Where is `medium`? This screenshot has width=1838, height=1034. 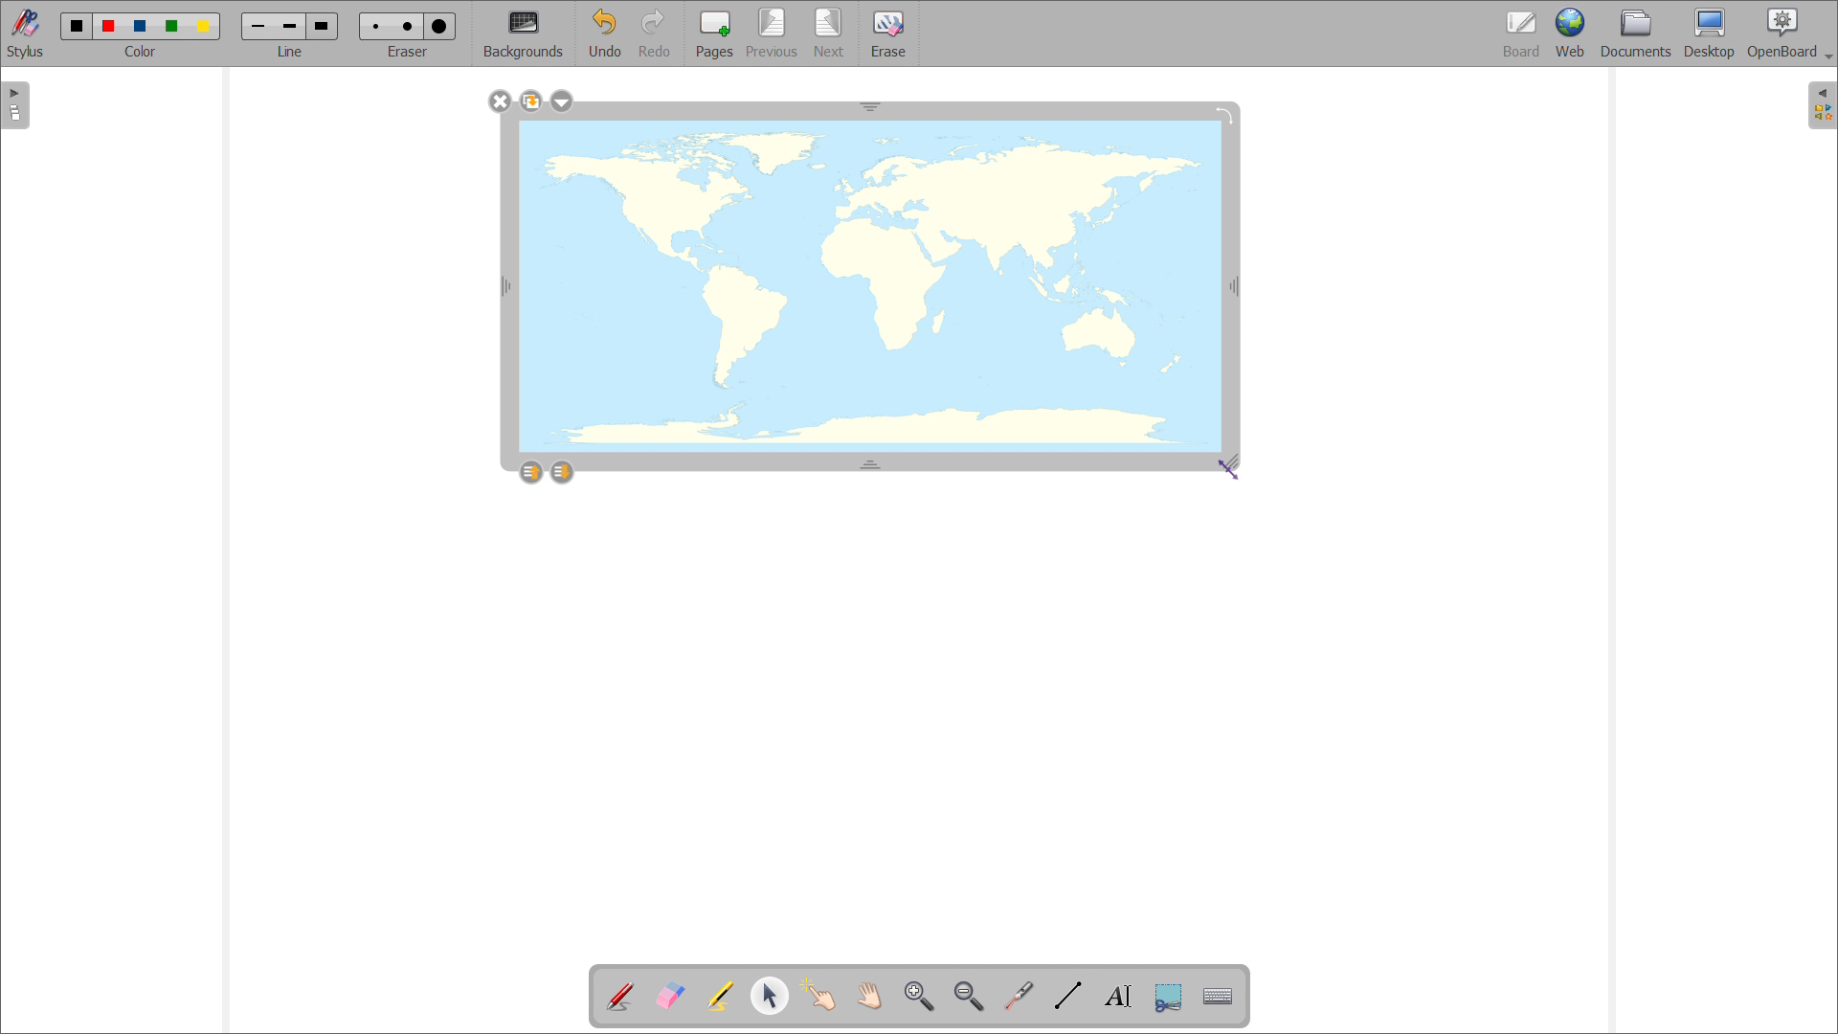 medium is located at coordinates (410, 27).